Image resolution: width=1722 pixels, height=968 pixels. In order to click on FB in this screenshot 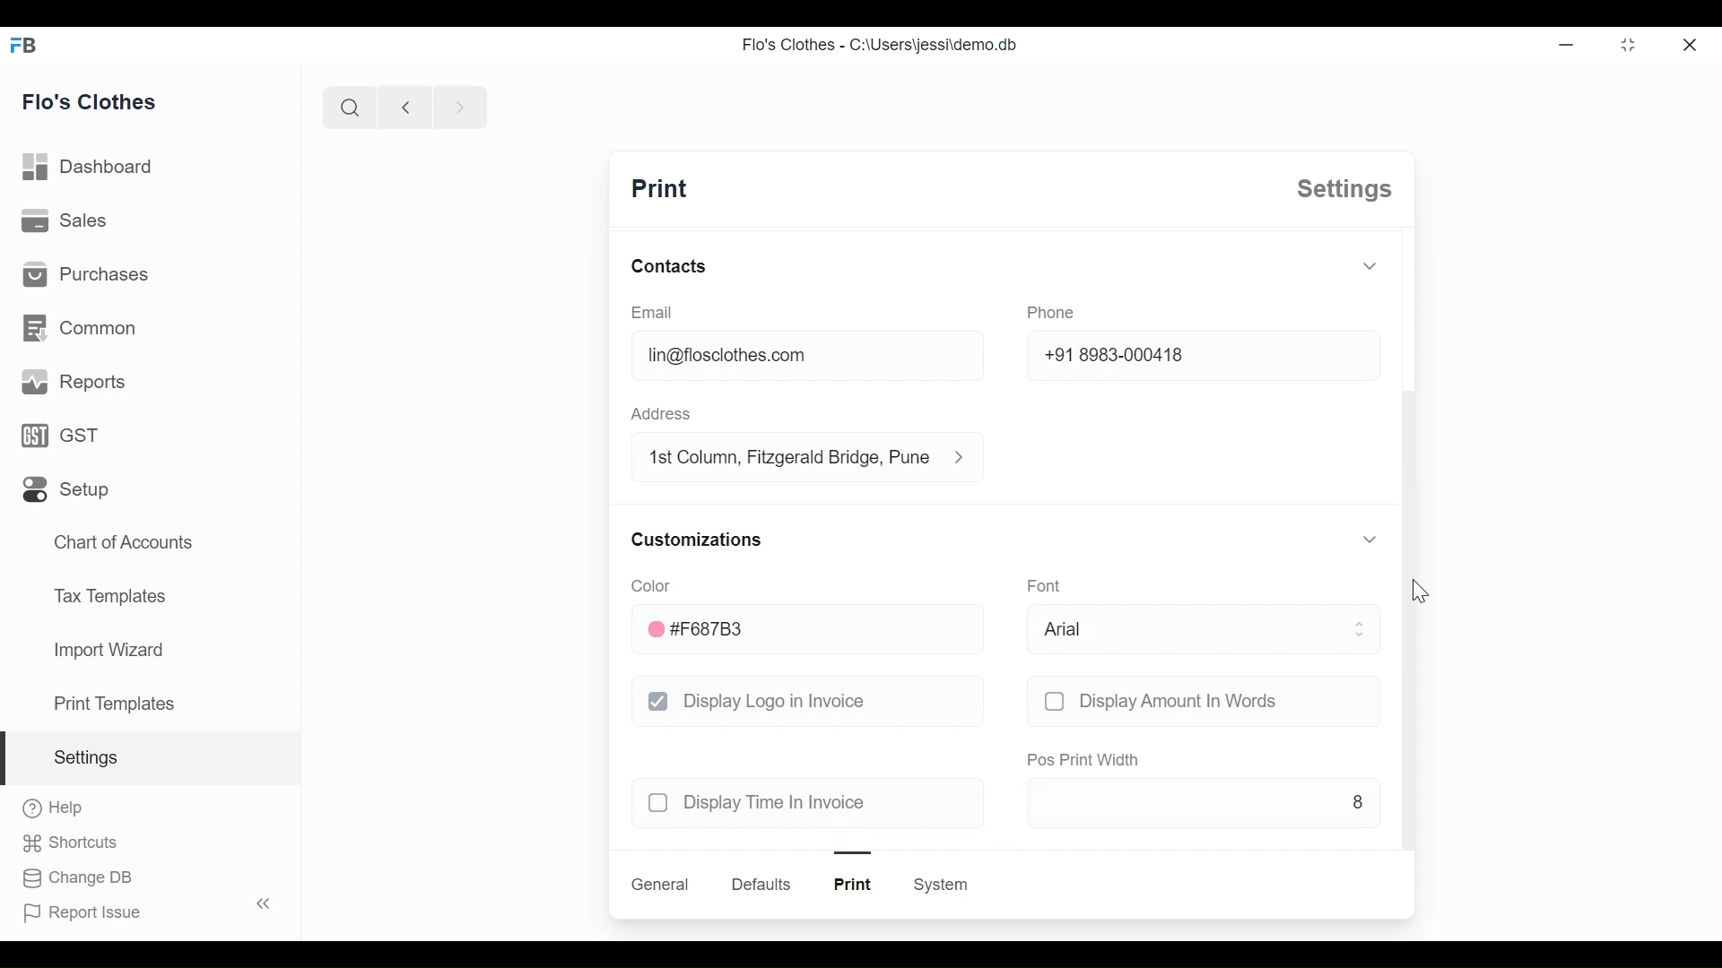, I will do `click(25, 44)`.